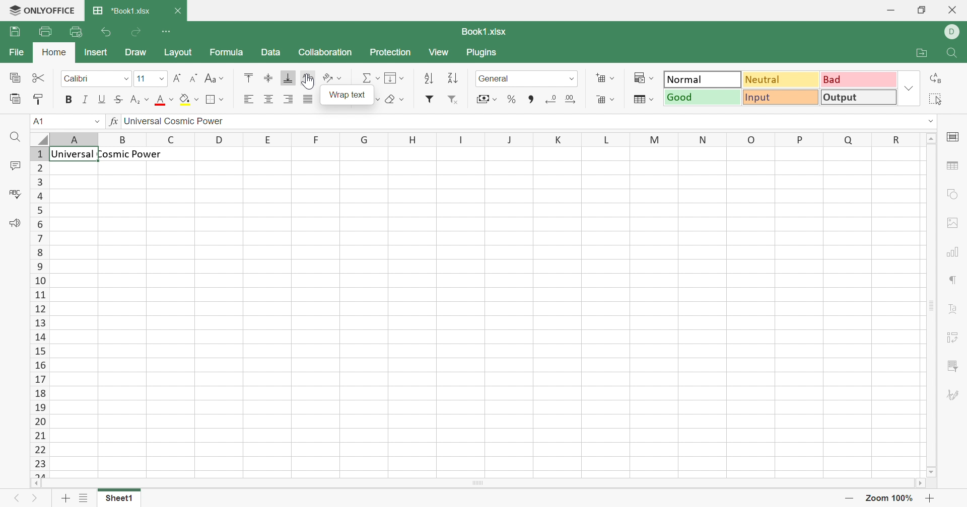  What do you see at coordinates (606, 77) in the screenshot?
I see `Insert cells` at bounding box center [606, 77].